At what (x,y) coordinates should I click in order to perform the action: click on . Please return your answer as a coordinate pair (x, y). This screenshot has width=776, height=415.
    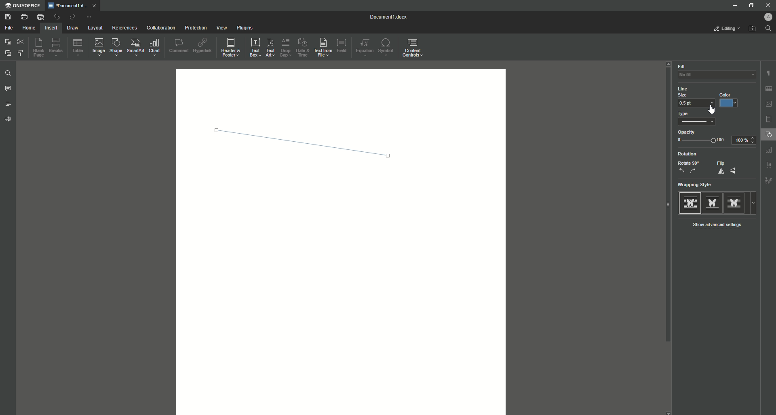
    Looking at the image, I should click on (768, 181).